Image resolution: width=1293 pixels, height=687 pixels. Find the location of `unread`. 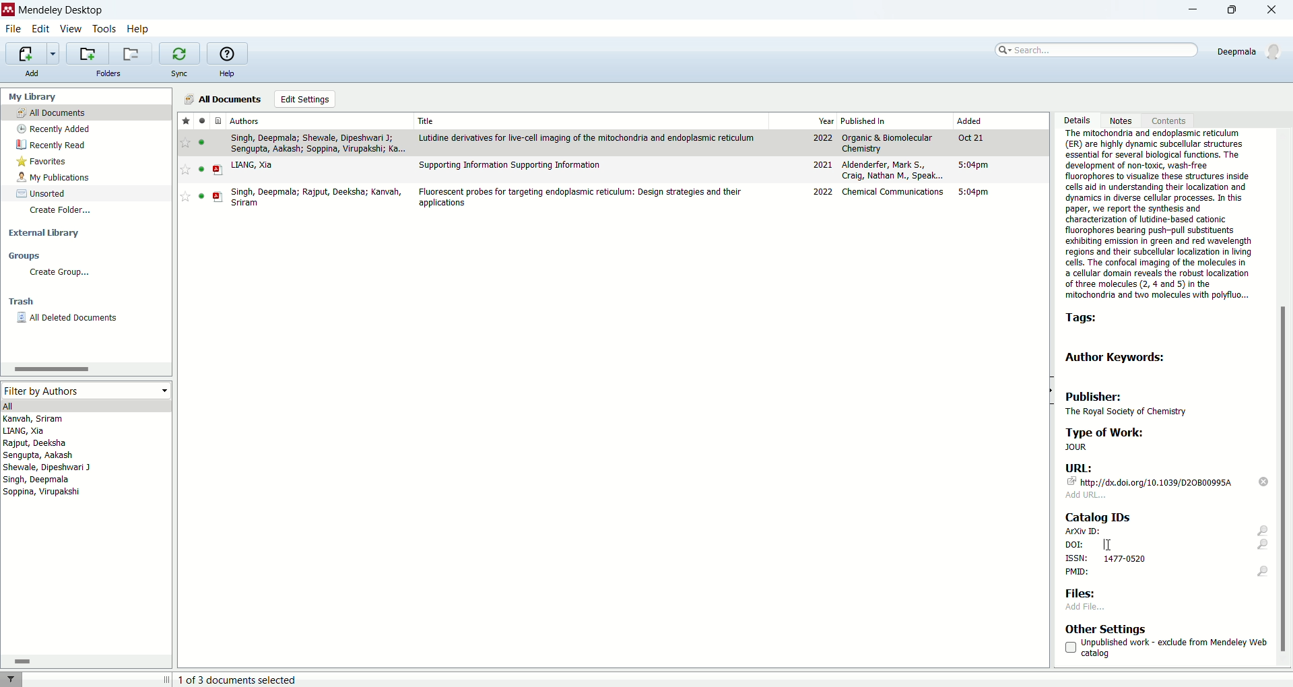

unread is located at coordinates (201, 169).